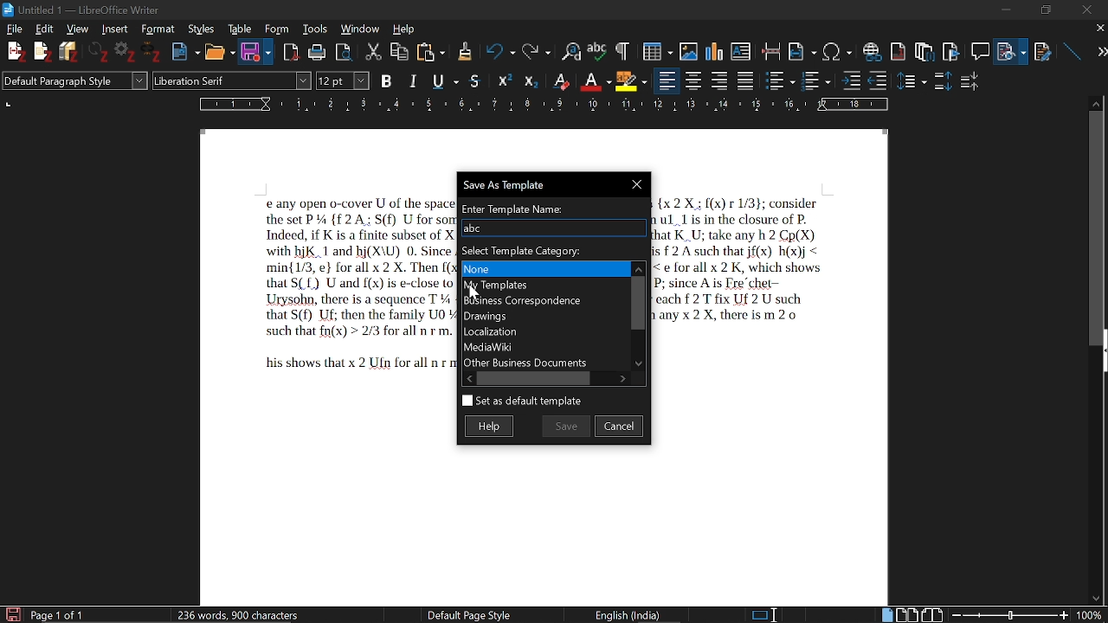 This screenshot has height=623, width=1108. What do you see at coordinates (1043, 48) in the screenshot?
I see `Insert cross reference` at bounding box center [1043, 48].